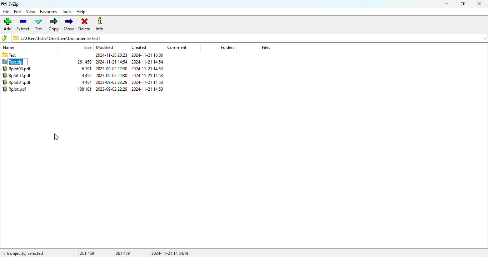 The height and width of the screenshot is (257, 488). What do you see at coordinates (139, 47) in the screenshot?
I see `created` at bounding box center [139, 47].